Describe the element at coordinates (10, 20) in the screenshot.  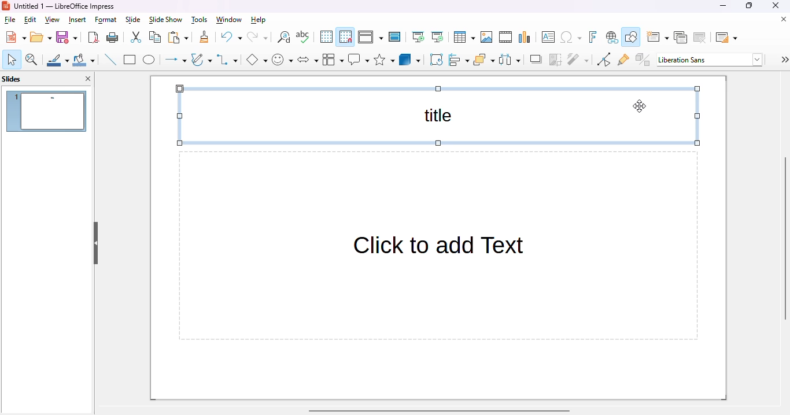
I see `file` at that location.